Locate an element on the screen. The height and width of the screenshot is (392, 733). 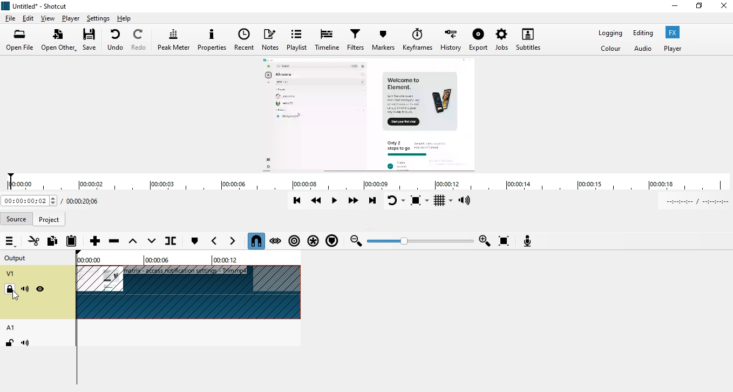
ripple all tracks is located at coordinates (314, 241).